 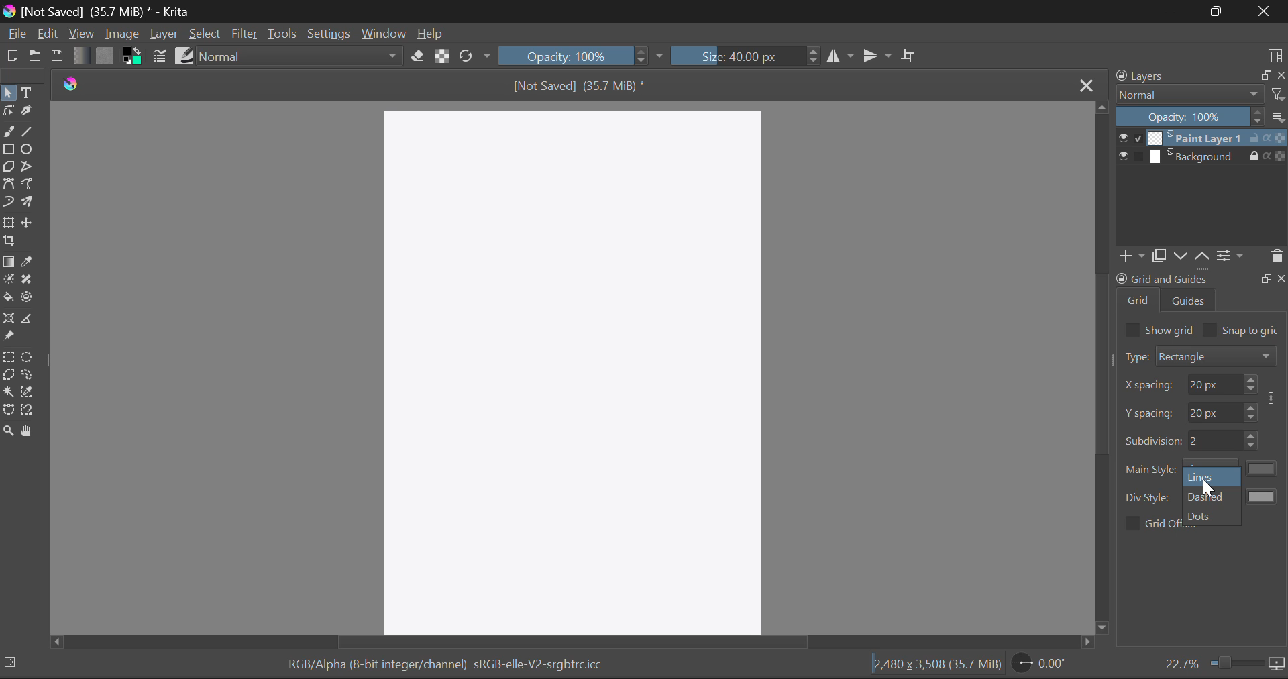 I want to click on main style, so click(x=1151, y=470).